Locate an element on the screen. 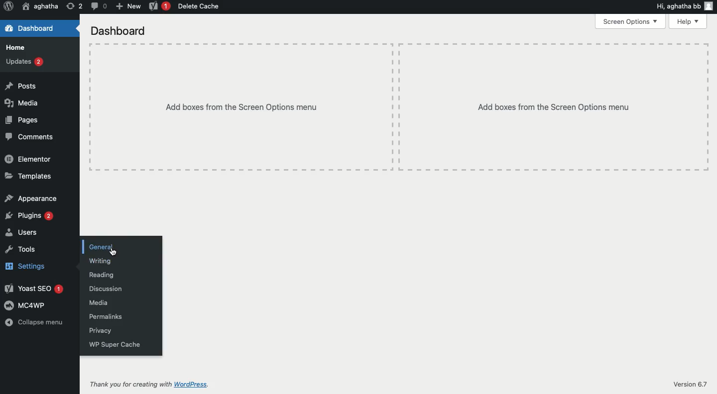 The height and width of the screenshot is (394, 717). Pages is located at coordinates (20, 121).